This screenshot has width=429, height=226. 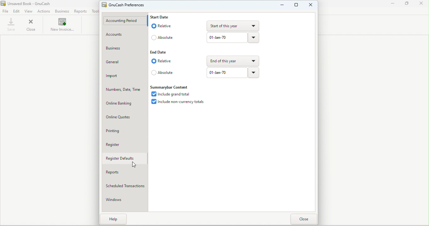 What do you see at coordinates (80, 12) in the screenshot?
I see `Reports` at bounding box center [80, 12].